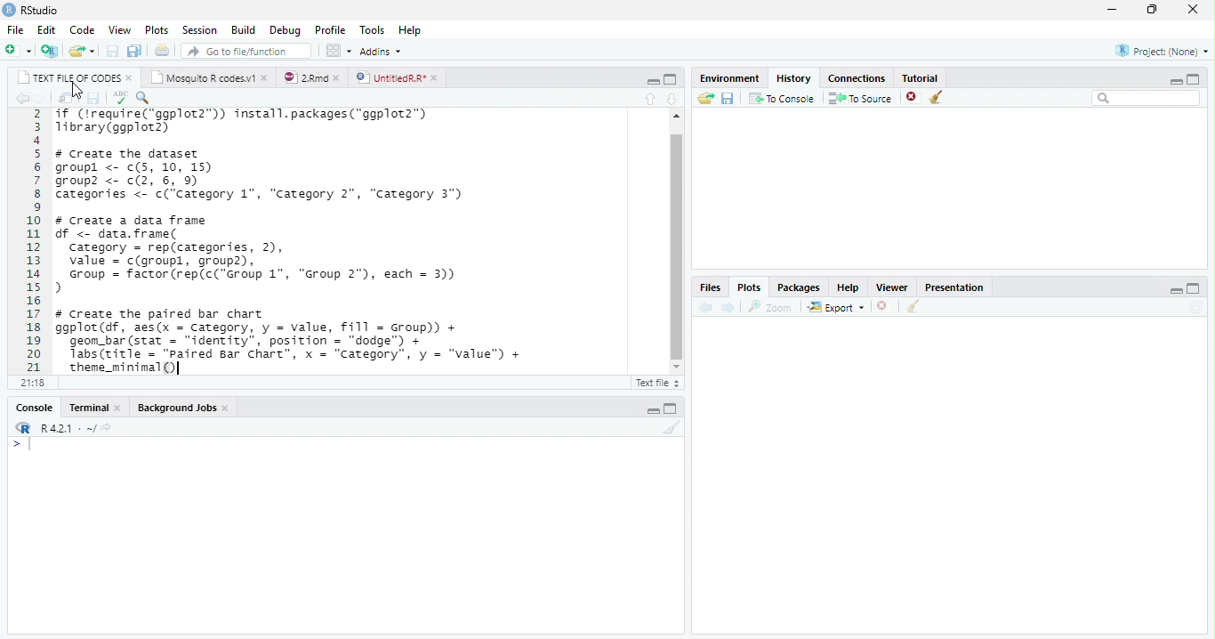 The image size is (1215, 639). I want to click on terminal, so click(87, 408).